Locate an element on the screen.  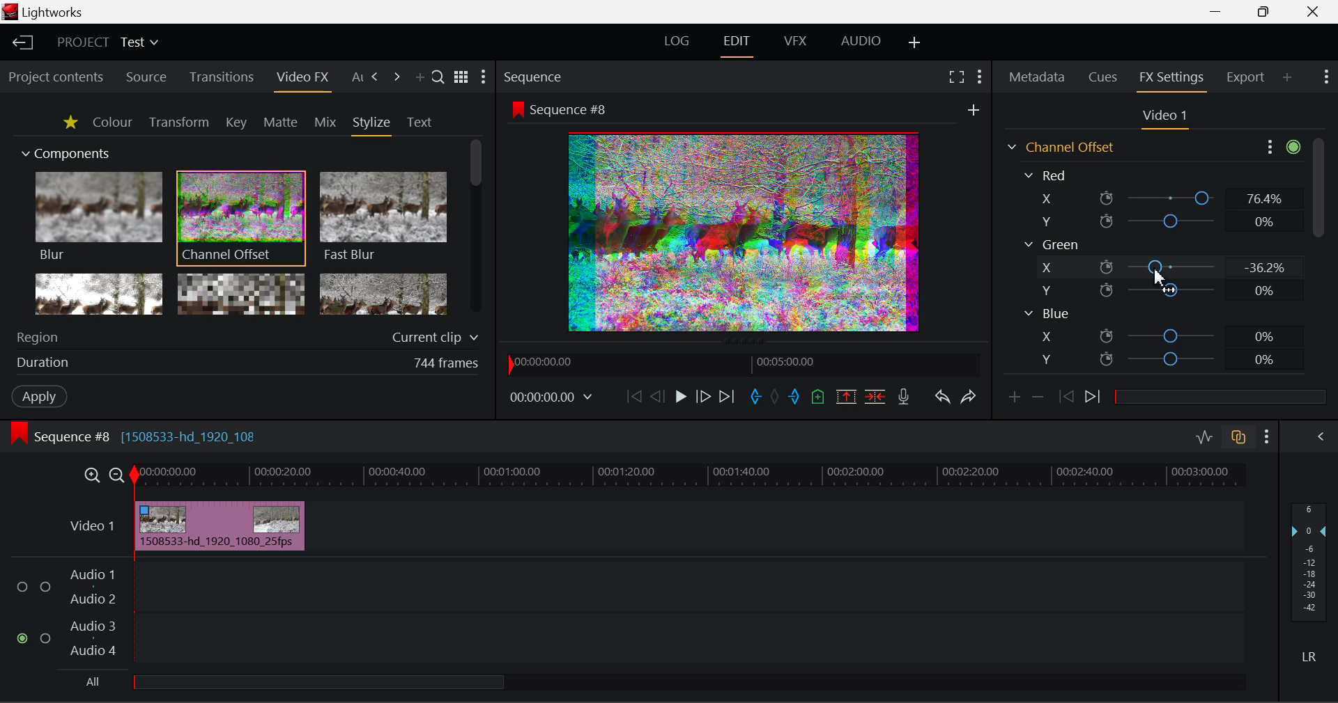
Add keyframe is located at coordinates (1013, 401).